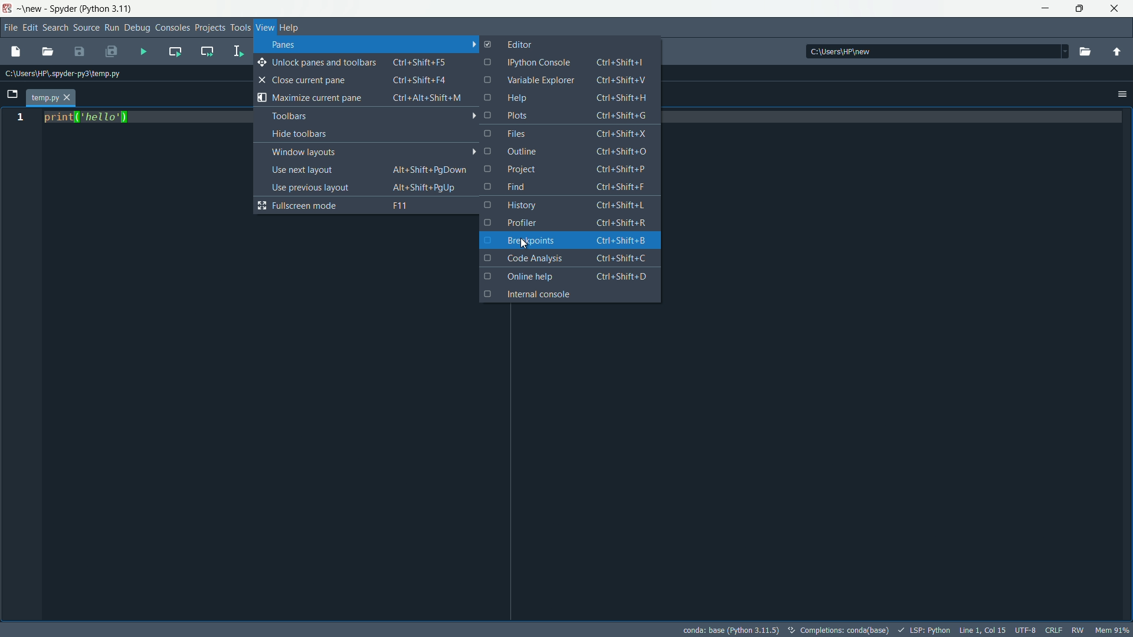 The image size is (1133, 637). I want to click on rw, so click(1078, 630).